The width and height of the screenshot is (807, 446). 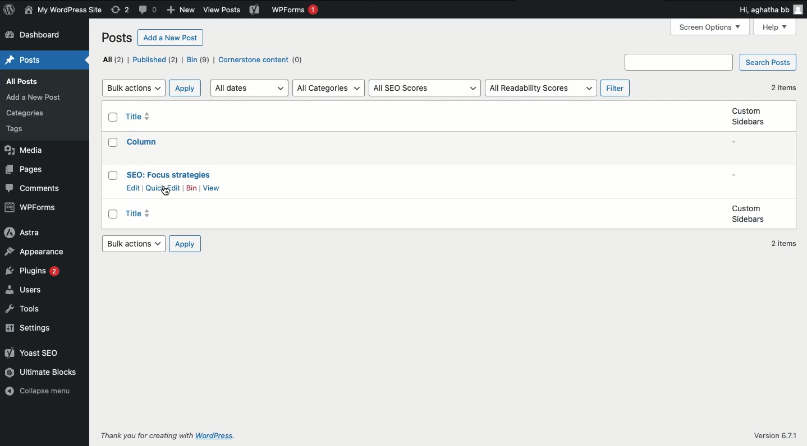 What do you see at coordinates (222, 10) in the screenshot?
I see `View posts` at bounding box center [222, 10].